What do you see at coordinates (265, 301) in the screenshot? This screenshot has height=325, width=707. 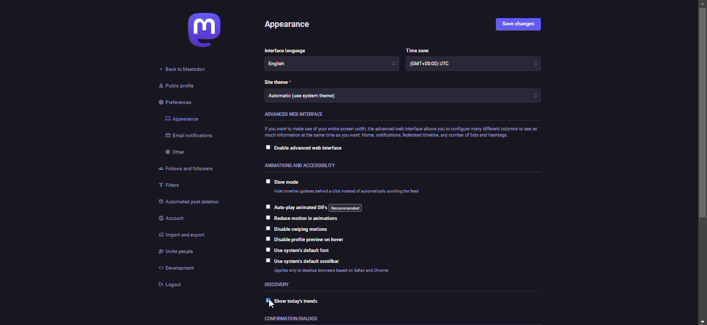 I see `click to disable` at bounding box center [265, 301].